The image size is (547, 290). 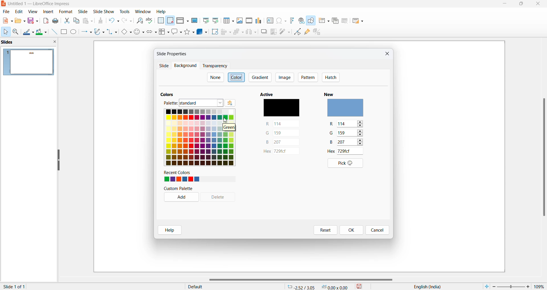 I want to click on recent color options, so click(x=181, y=179).